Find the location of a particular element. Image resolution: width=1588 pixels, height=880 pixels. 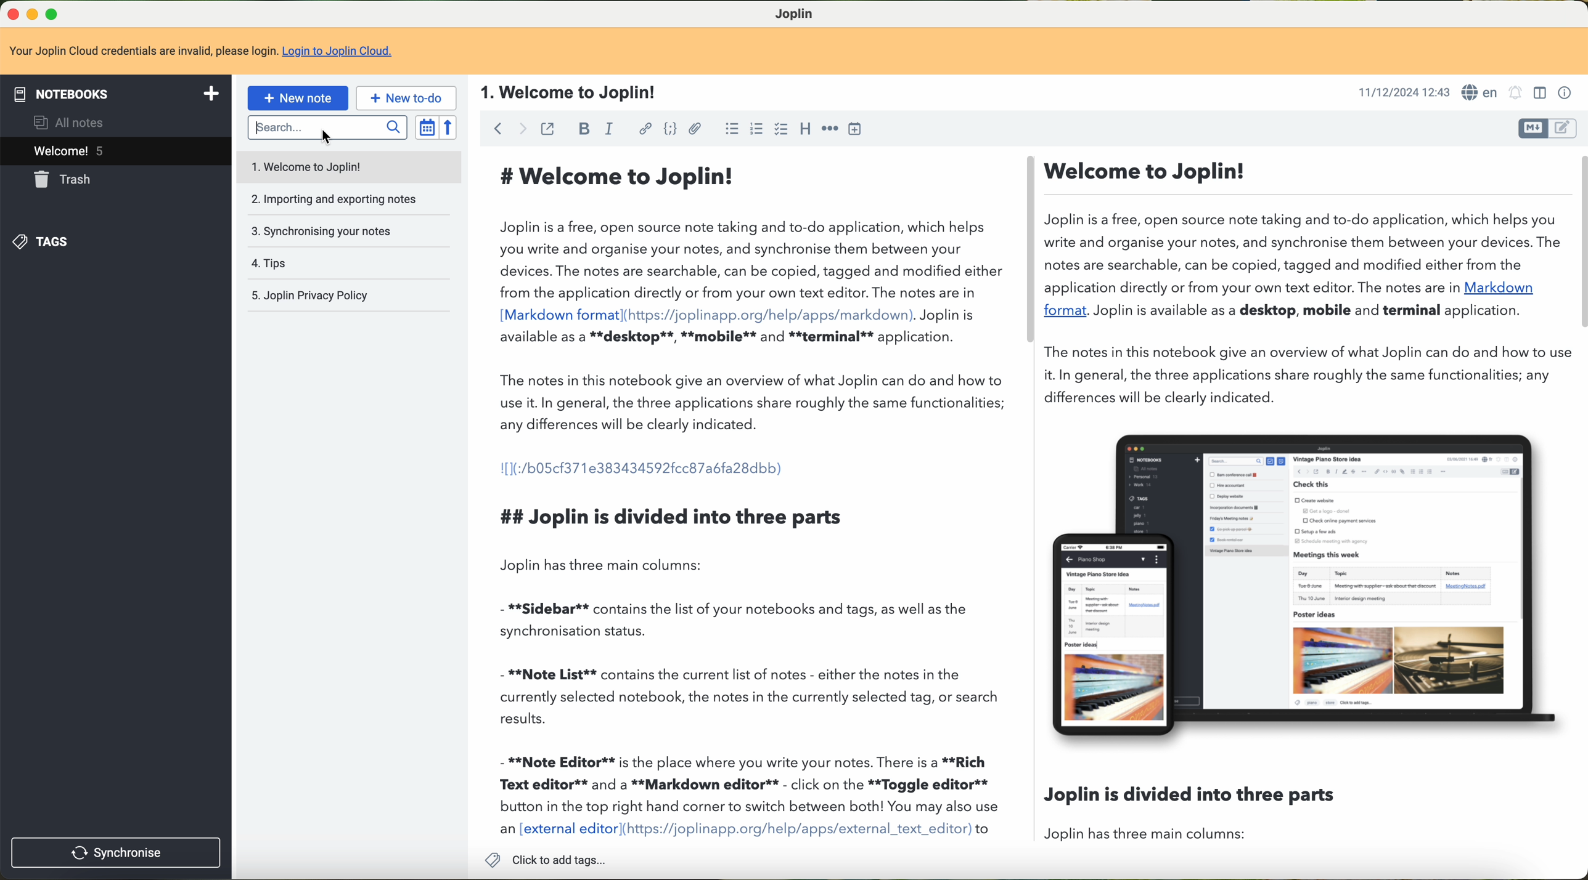

toggle editor layout is located at coordinates (1539, 93).